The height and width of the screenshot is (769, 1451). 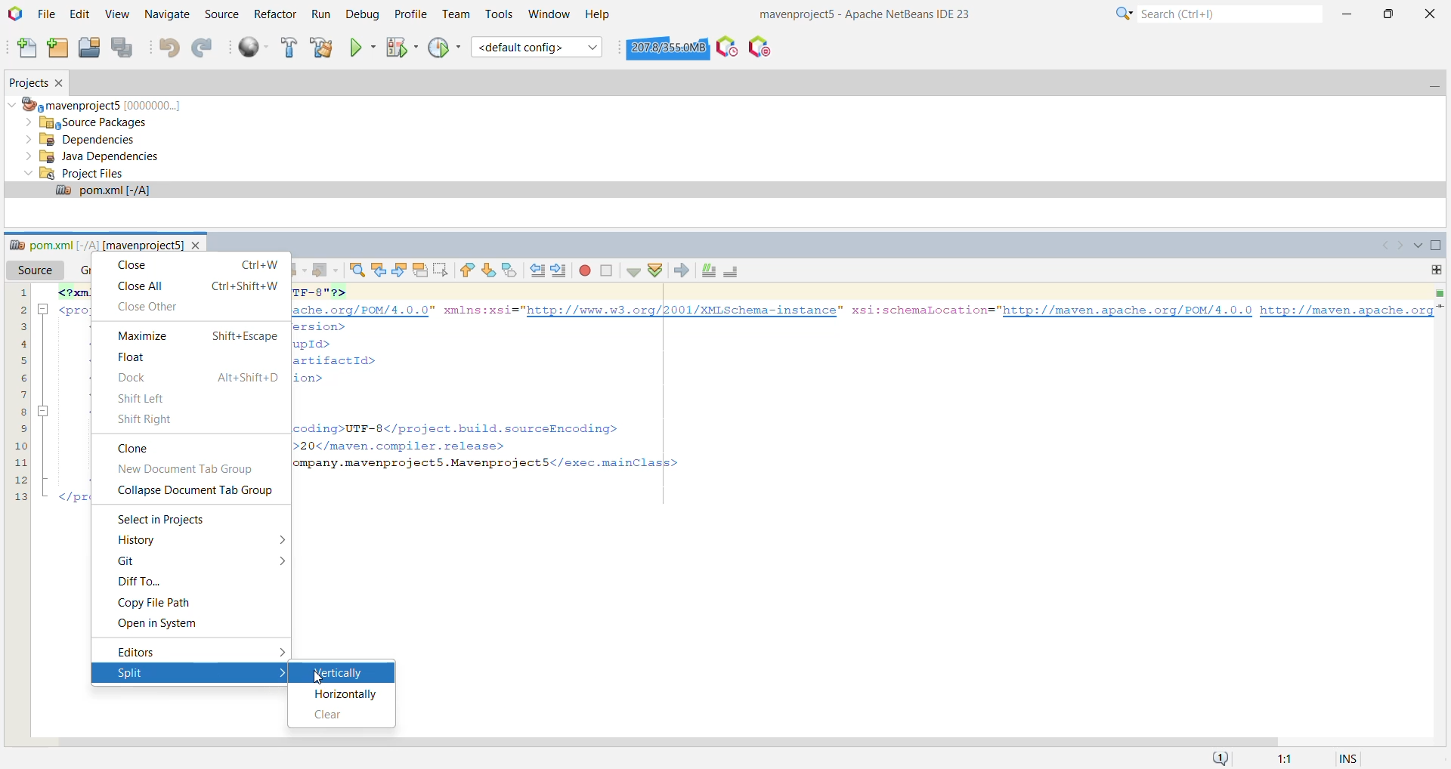 I want to click on Find Previous Occurrence, so click(x=379, y=271).